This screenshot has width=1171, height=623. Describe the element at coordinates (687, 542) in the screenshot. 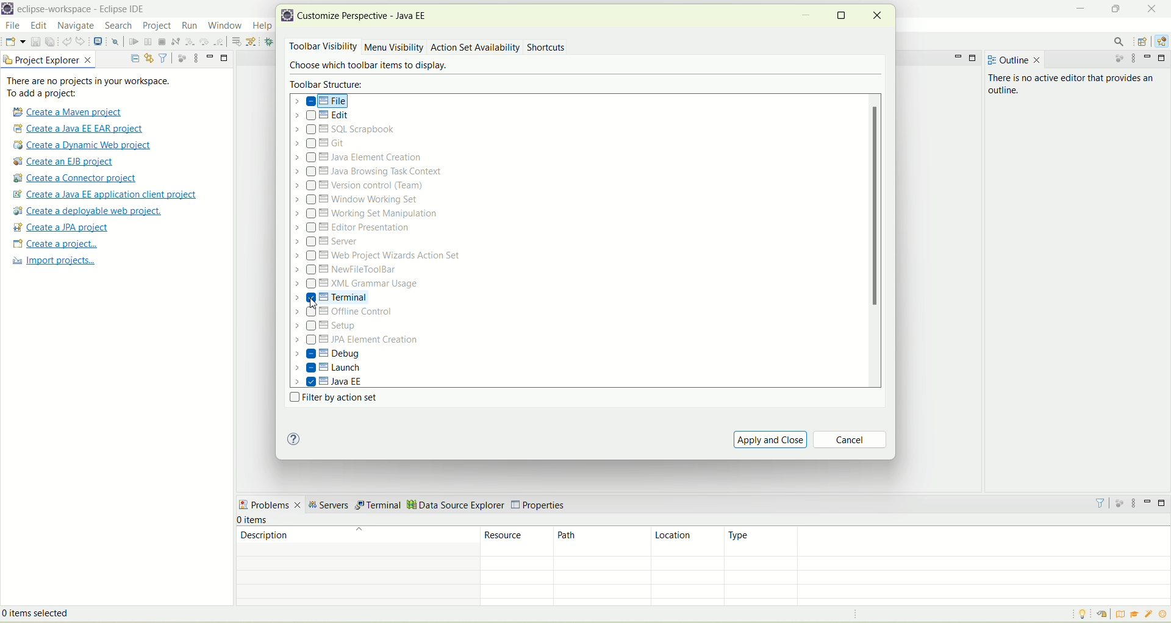

I see `location` at that location.